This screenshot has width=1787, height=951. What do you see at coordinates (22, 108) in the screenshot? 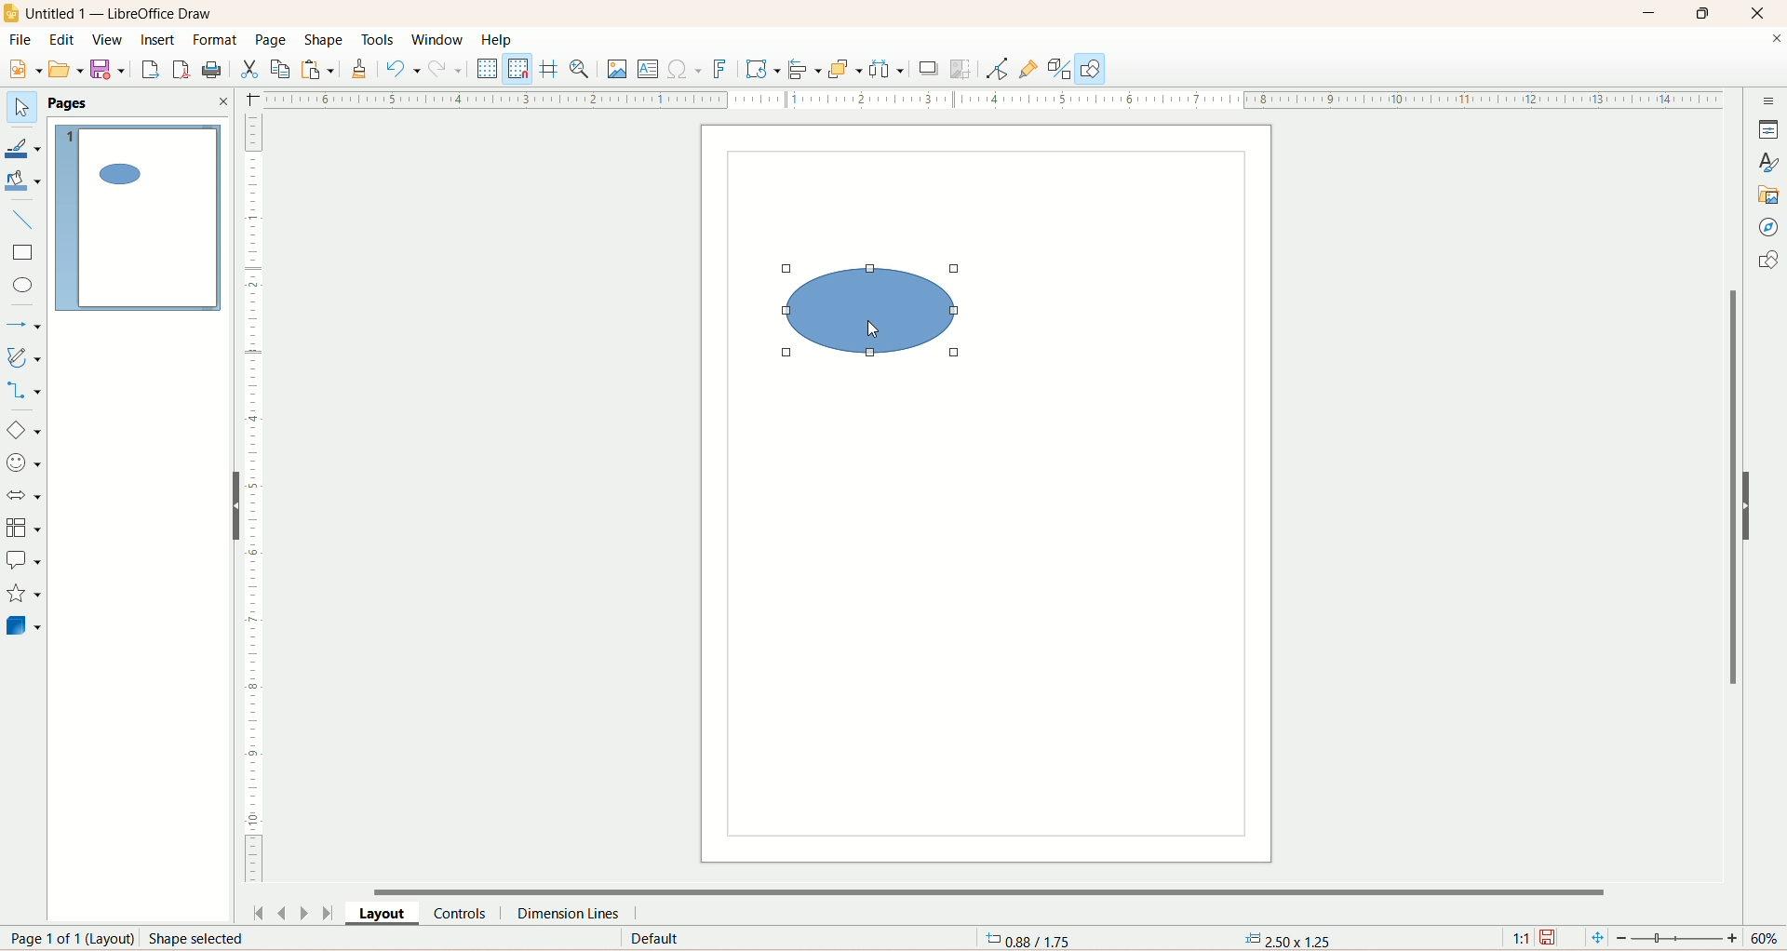
I see `select` at bounding box center [22, 108].